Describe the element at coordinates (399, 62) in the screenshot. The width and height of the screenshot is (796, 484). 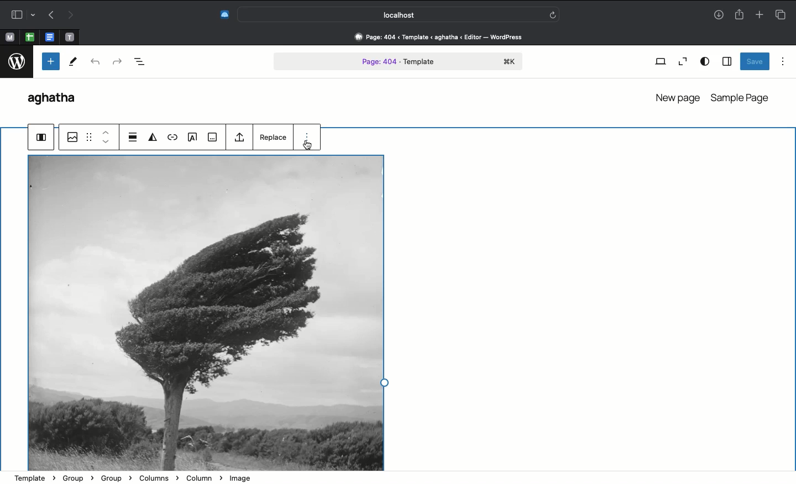
I see `Page 404` at that location.